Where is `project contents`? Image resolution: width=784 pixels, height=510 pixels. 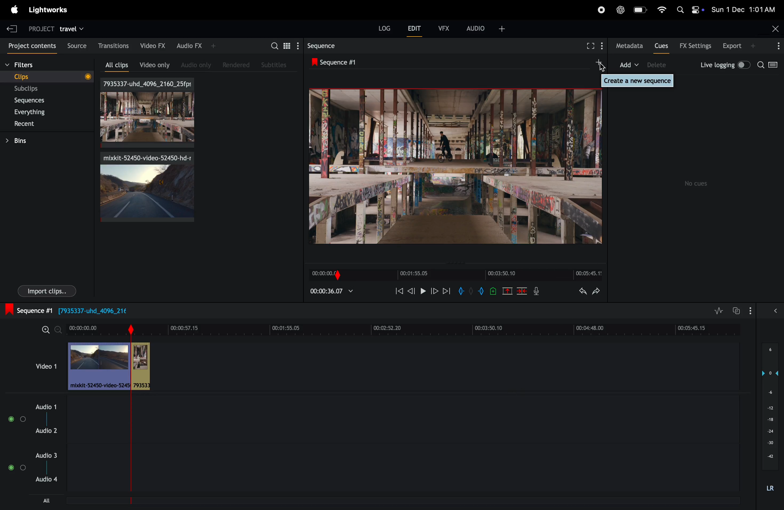 project contents is located at coordinates (31, 46).